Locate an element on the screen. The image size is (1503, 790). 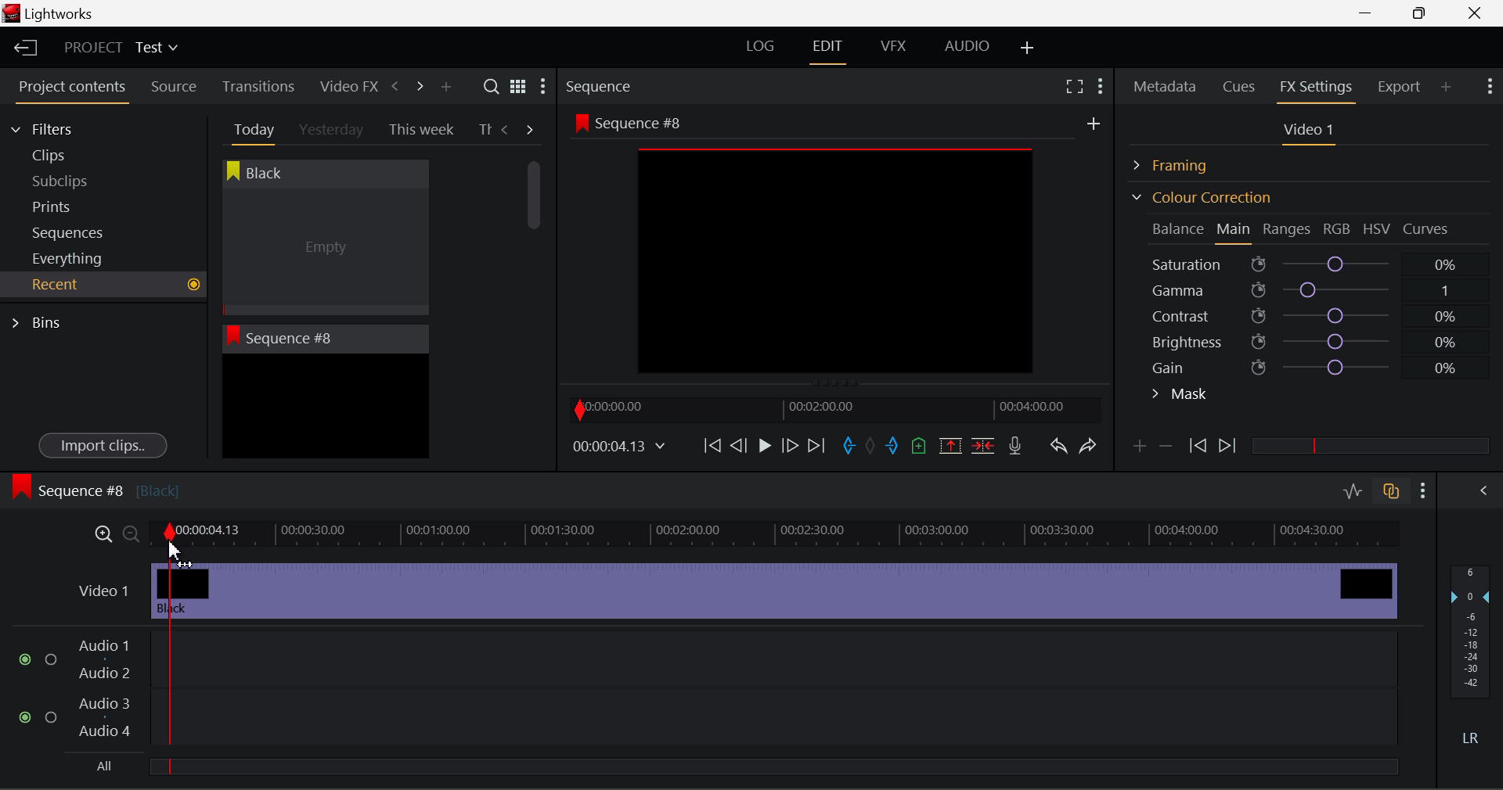
Next keyframe is located at coordinates (1229, 447).